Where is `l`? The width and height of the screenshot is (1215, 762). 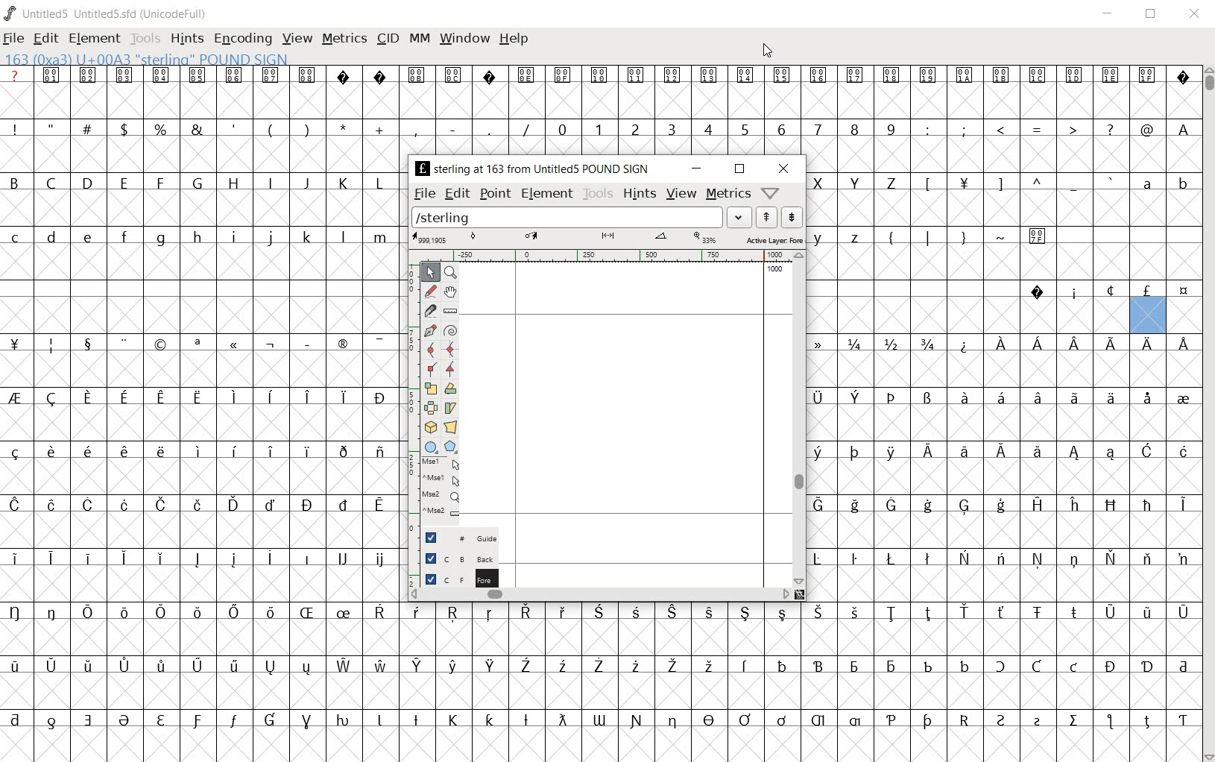 l is located at coordinates (344, 236).